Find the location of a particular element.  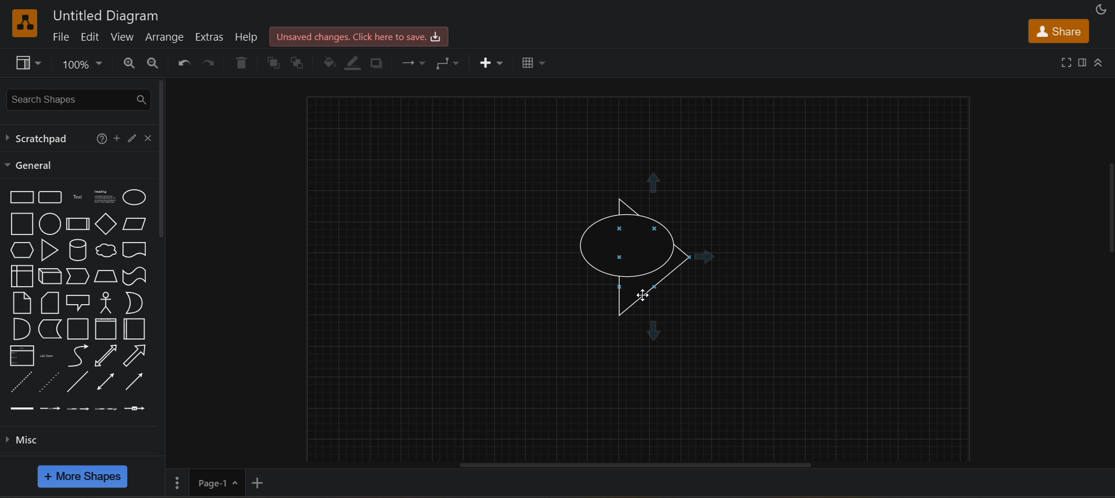

help is located at coordinates (243, 37).